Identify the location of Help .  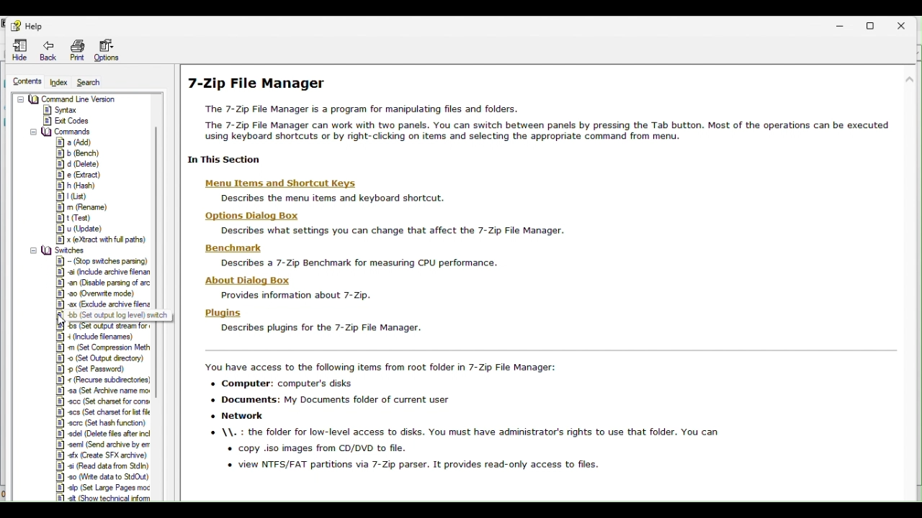
(24, 23).